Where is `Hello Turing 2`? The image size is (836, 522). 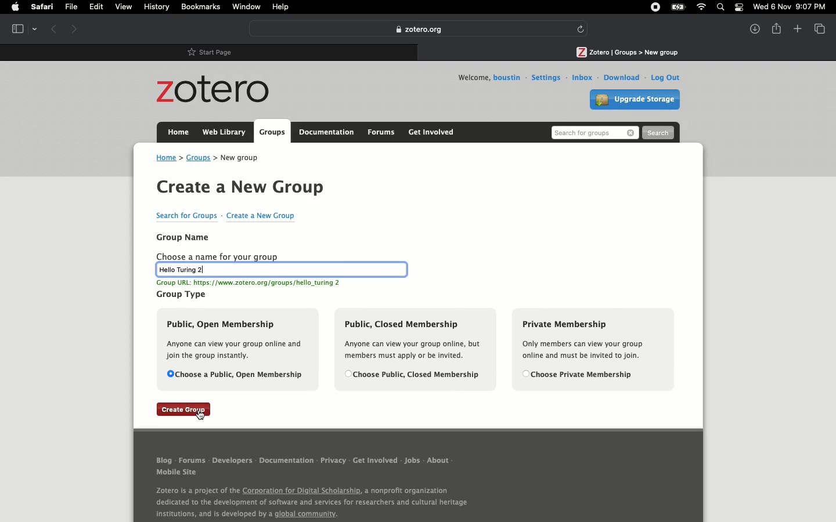
Hello Turing 2 is located at coordinates (280, 270).